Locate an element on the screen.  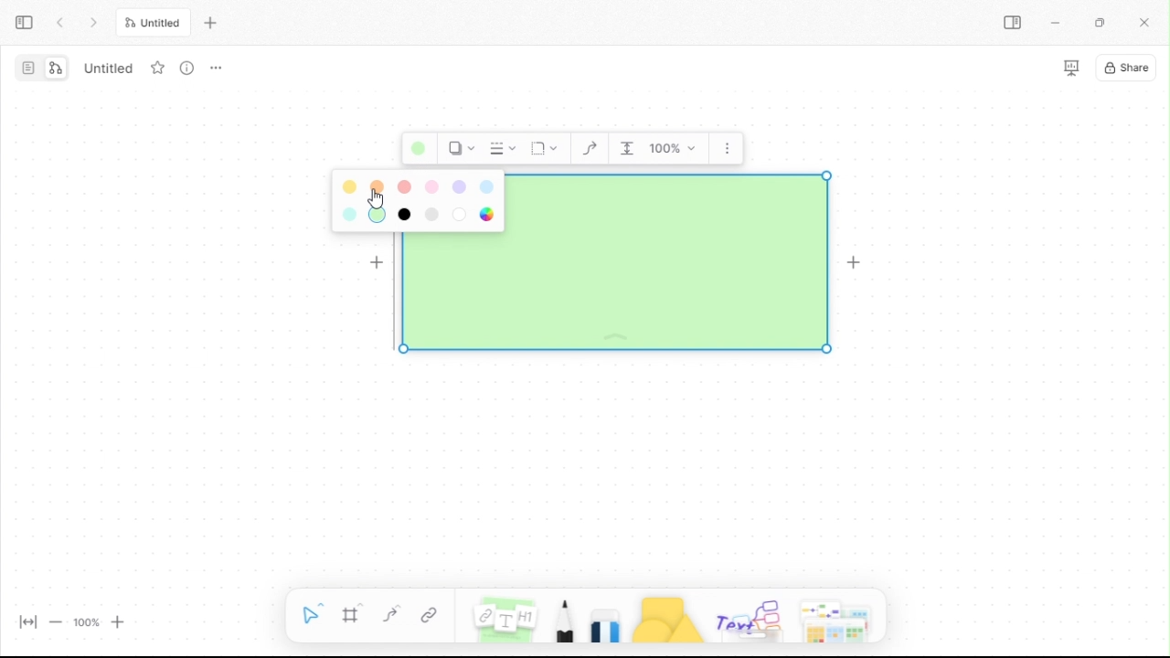
shapes is located at coordinates (667, 618).